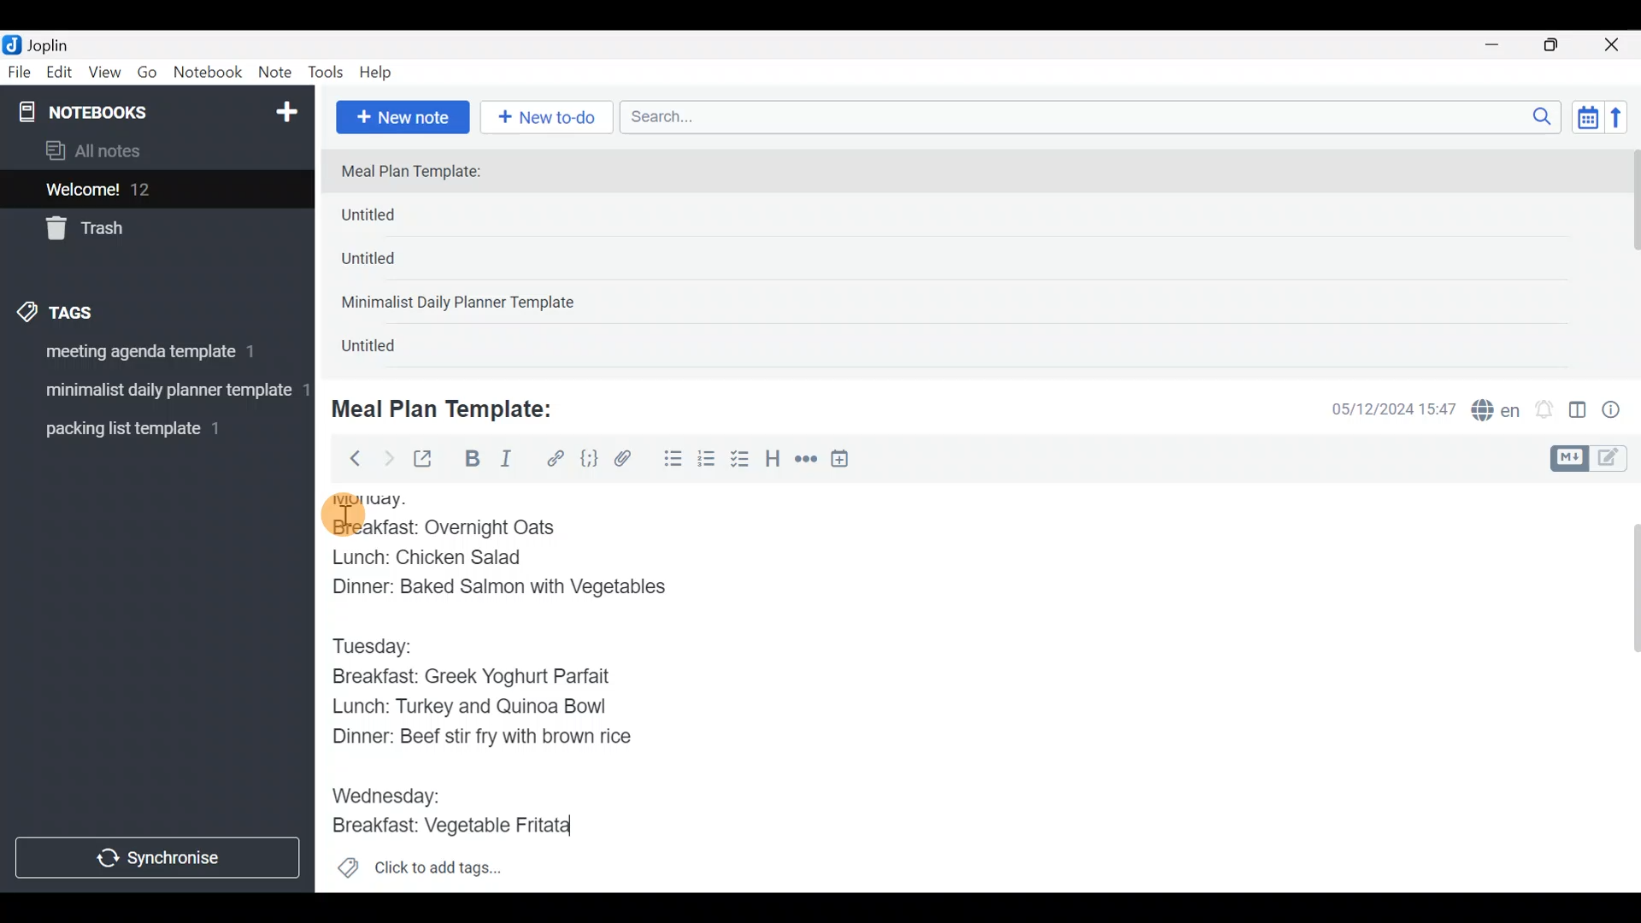 Image resolution: width=1641 pixels, height=923 pixels. What do you see at coordinates (382, 643) in the screenshot?
I see `Tuesday:` at bounding box center [382, 643].